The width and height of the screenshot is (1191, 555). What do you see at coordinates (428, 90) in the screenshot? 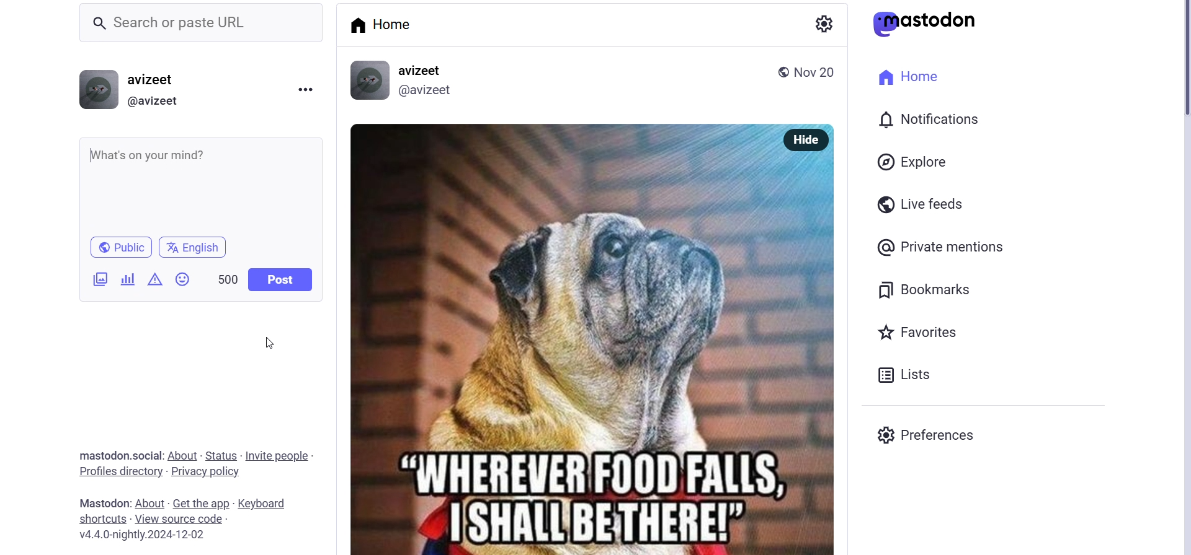
I see `@avizeet` at bounding box center [428, 90].